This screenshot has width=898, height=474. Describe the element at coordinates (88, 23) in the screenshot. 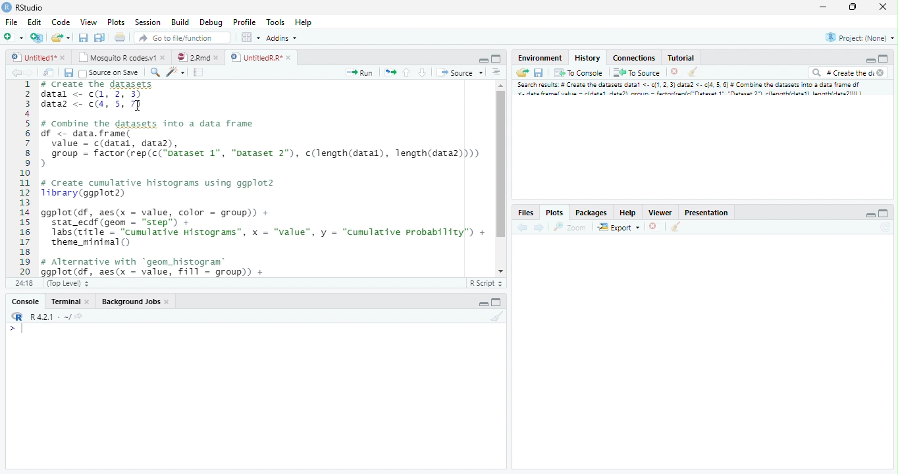

I see `View` at that location.